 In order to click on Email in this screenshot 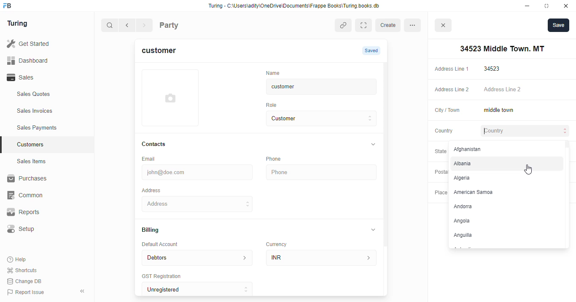, I will do `click(150, 158)`.